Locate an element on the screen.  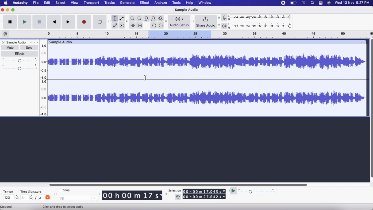
Time signature is located at coordinates (33, 190).